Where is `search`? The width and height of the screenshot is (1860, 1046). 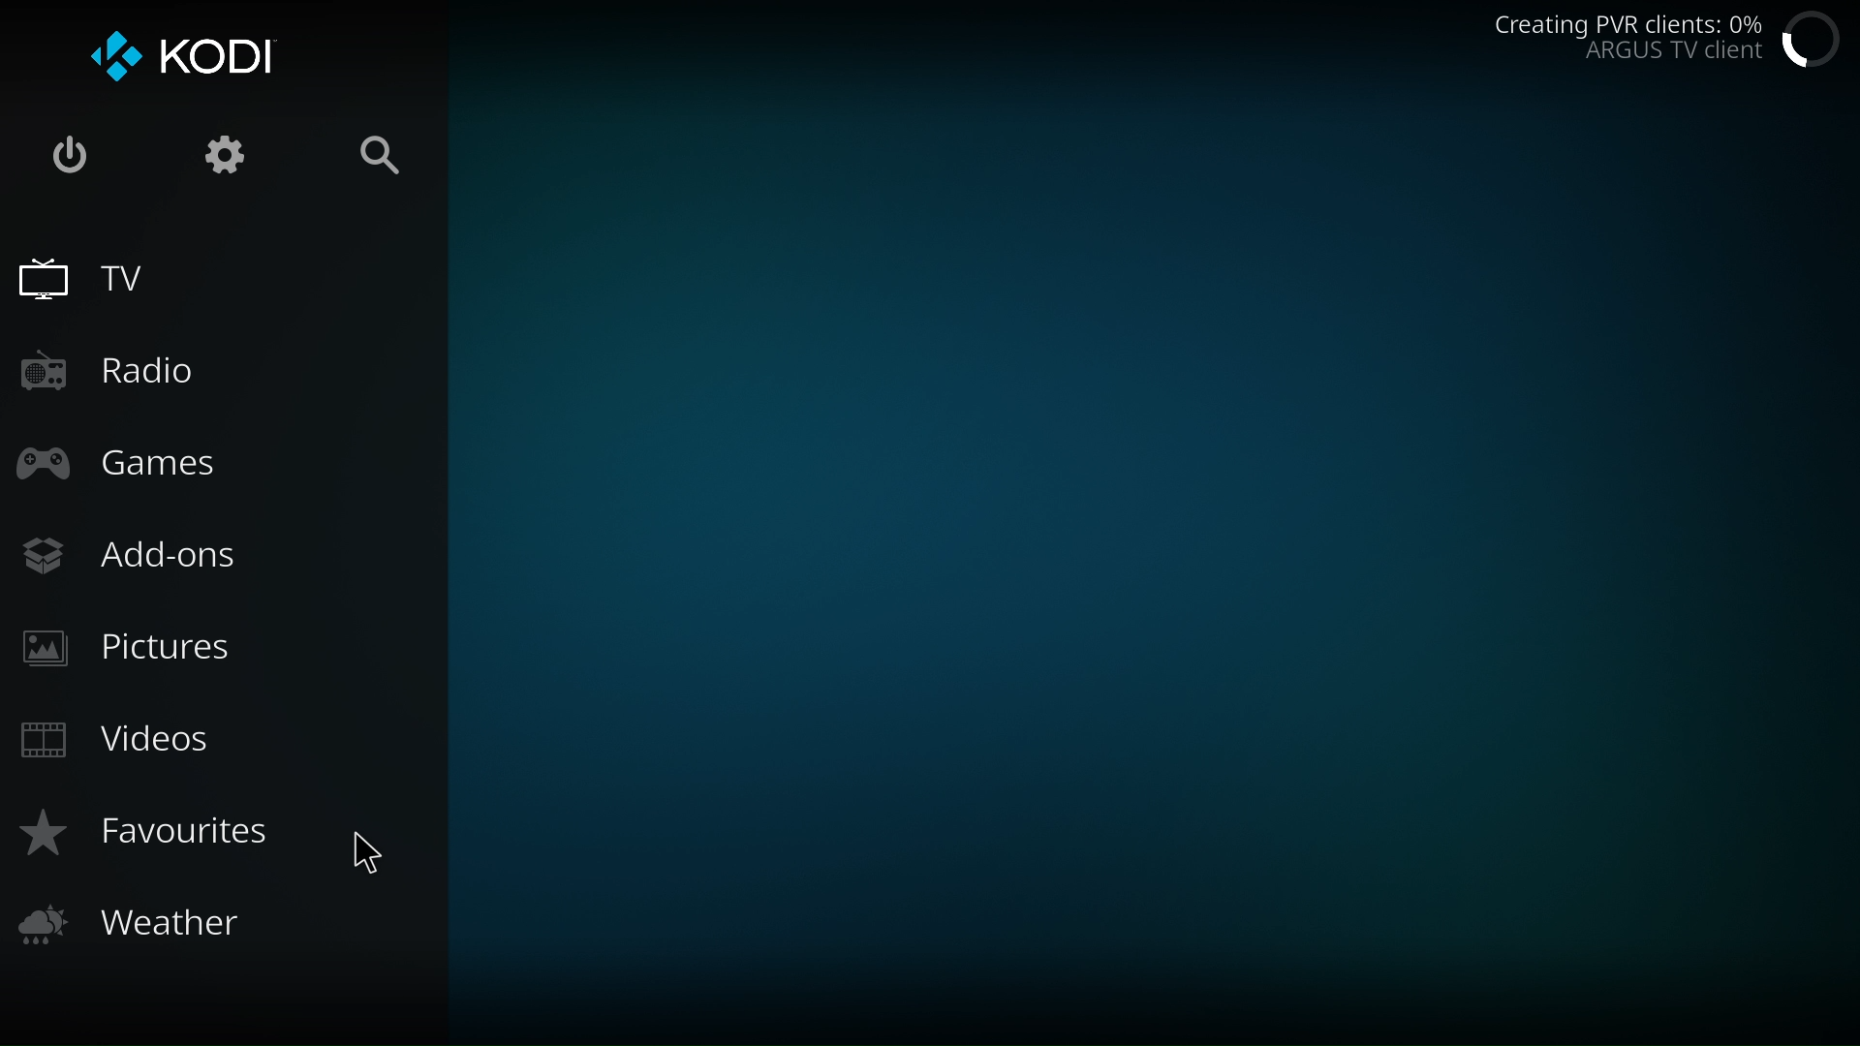 search is located at coordinates (385, 158).